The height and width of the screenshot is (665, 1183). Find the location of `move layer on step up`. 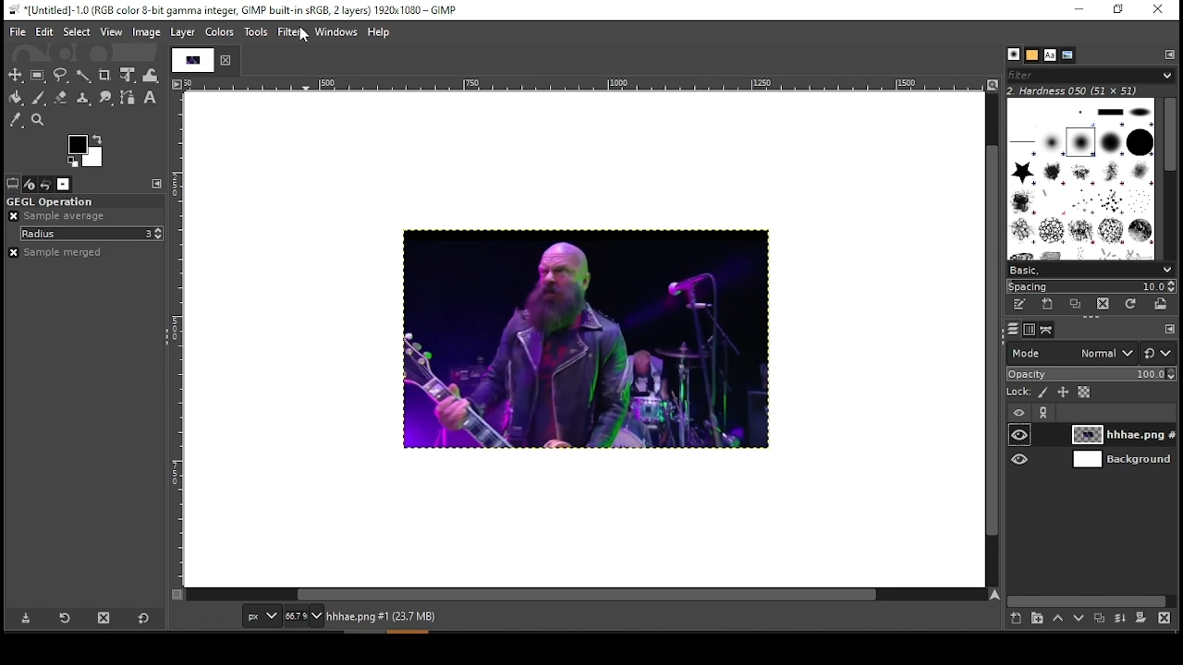

move layer on step up is located at coordinates (1061, 619).